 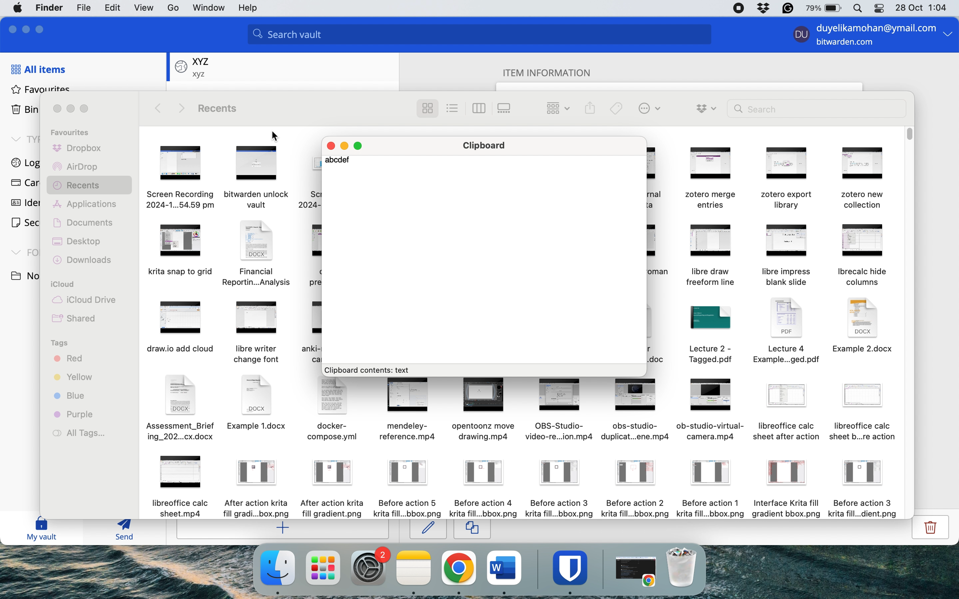 What do you see at coordinates (453, 108) in the screenshot?
I see `show items as list` at bounding box center [453, 108].